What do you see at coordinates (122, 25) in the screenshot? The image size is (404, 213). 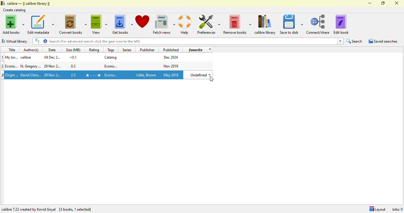 I see `get books` at bounding box center [122, 25].